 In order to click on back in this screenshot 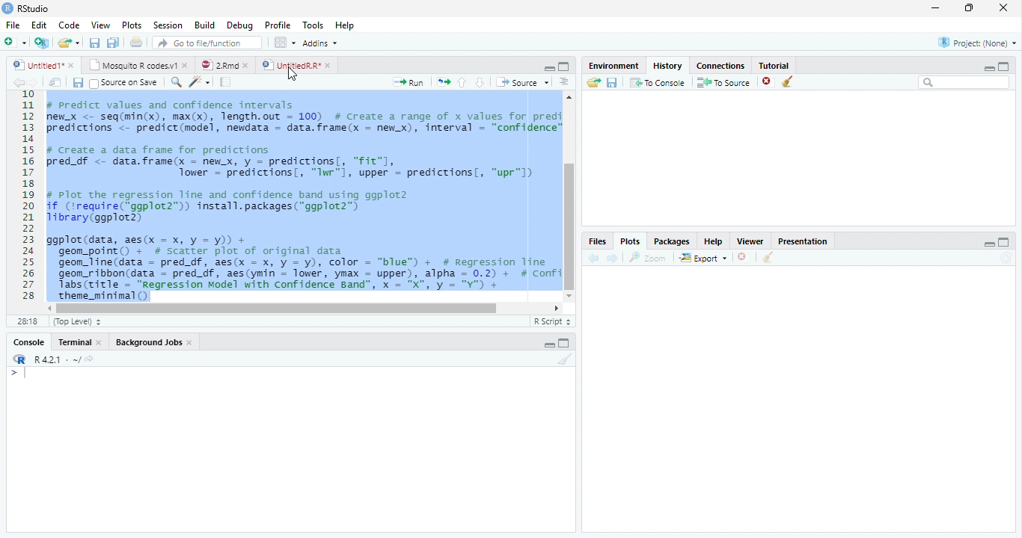, I will do `click(16, 83)`.